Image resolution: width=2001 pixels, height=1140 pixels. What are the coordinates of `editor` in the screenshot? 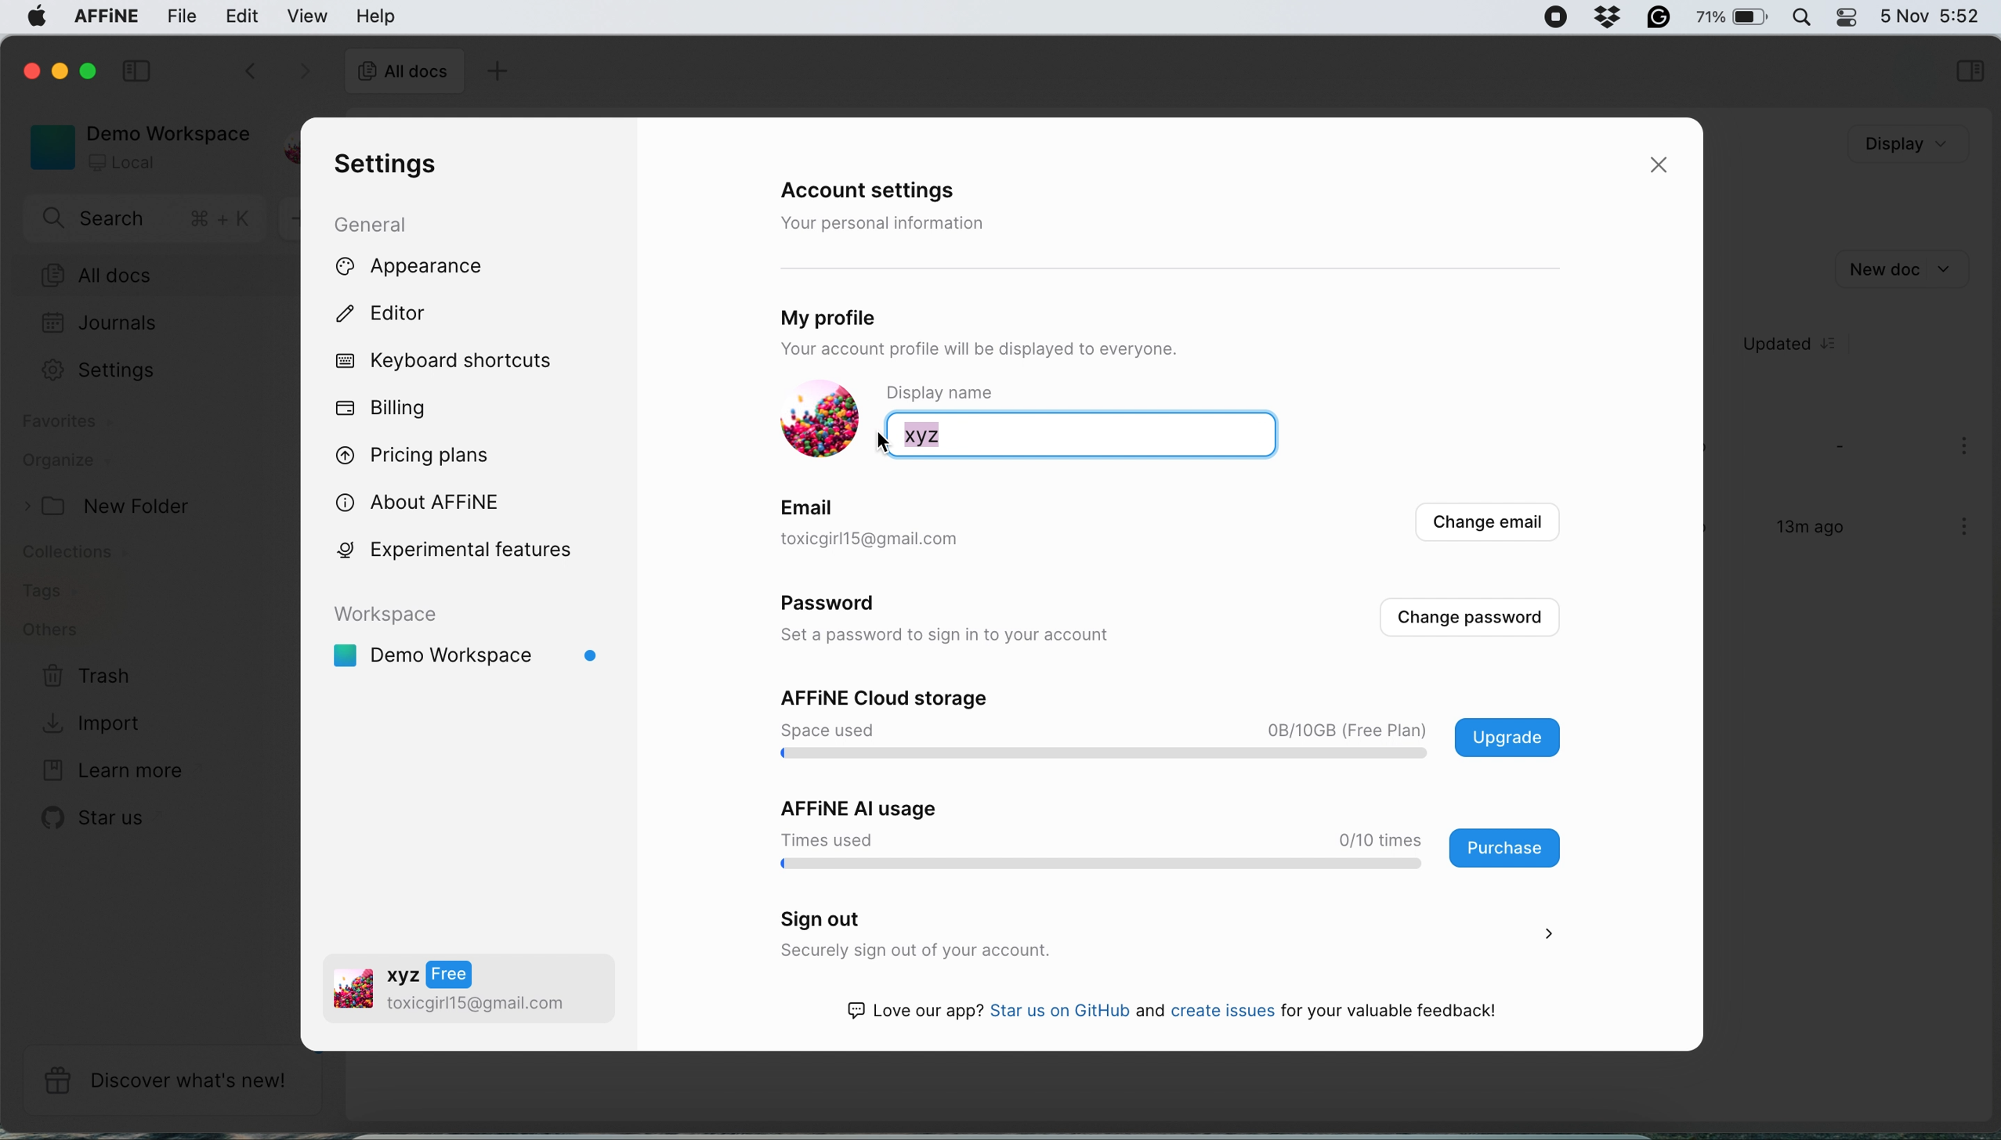 It's located at (397, 316).